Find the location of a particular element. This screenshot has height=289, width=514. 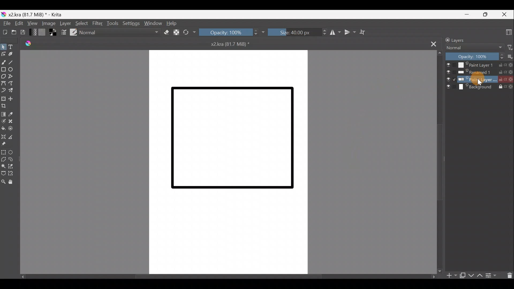

x2.kra (81.7 MiB) * - Krita is located at coordinates (36, 14).